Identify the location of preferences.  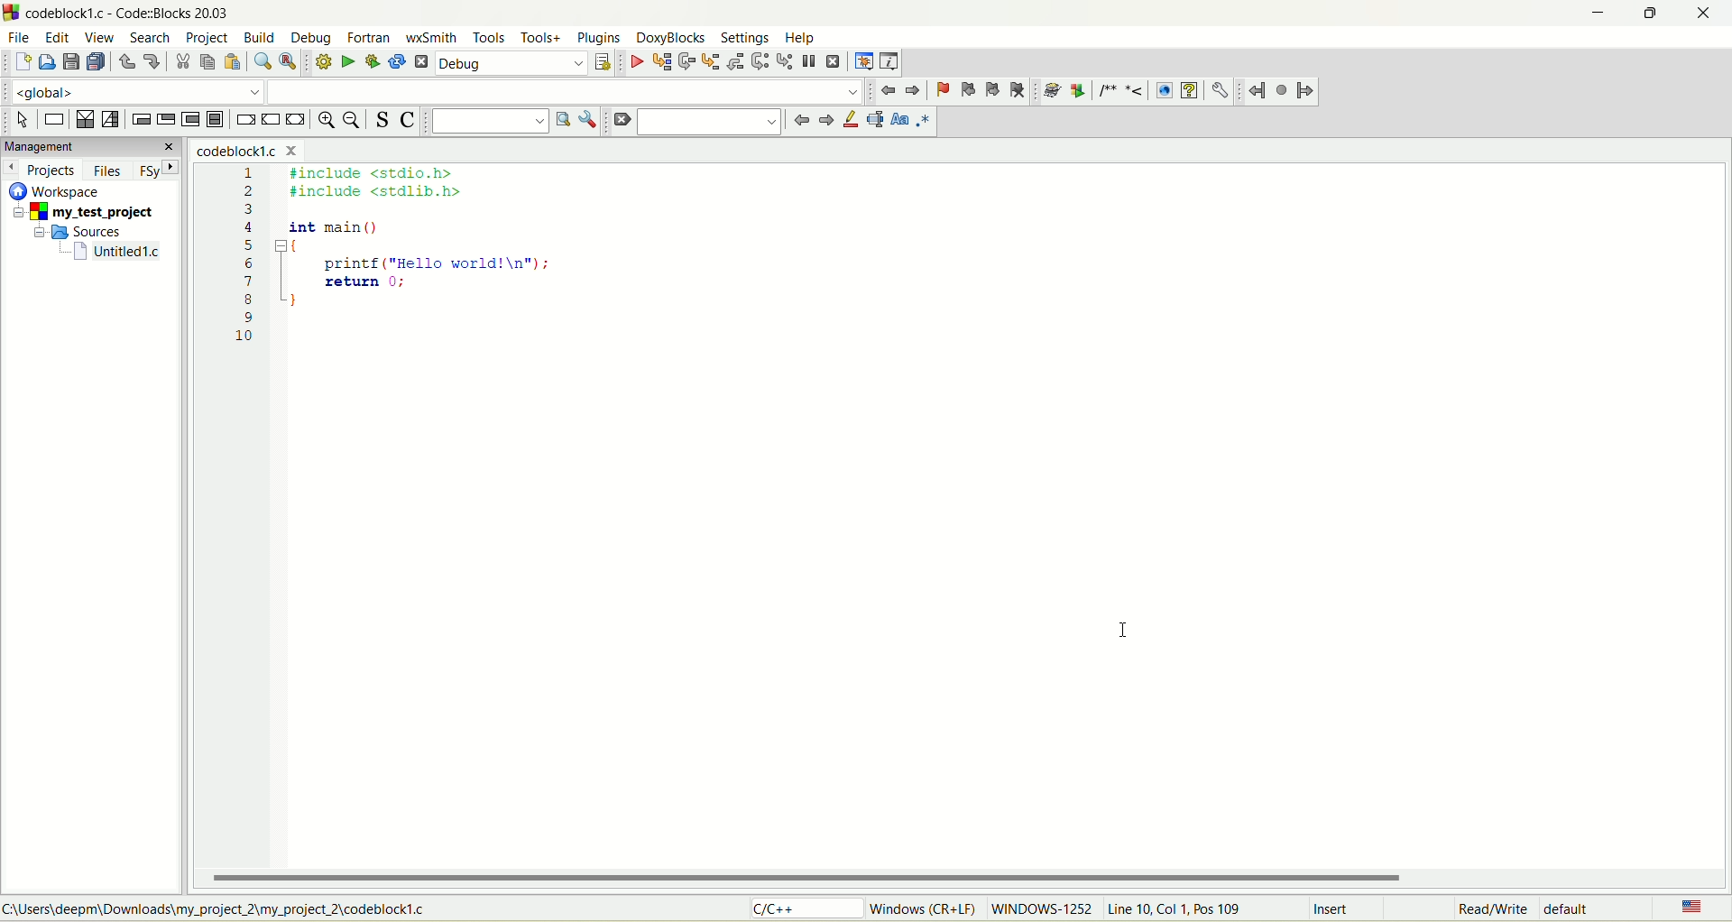
(1219, 90).